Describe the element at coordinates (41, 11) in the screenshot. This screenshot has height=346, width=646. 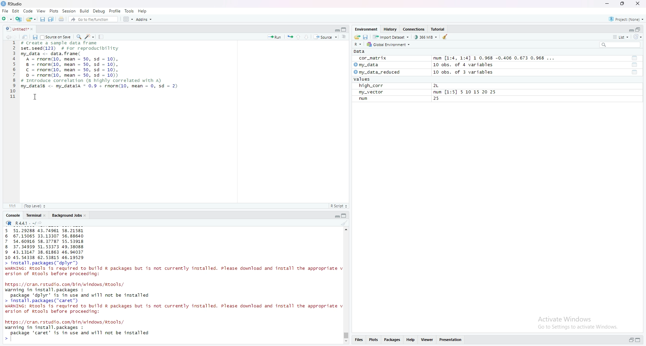
I see `View` at that location.